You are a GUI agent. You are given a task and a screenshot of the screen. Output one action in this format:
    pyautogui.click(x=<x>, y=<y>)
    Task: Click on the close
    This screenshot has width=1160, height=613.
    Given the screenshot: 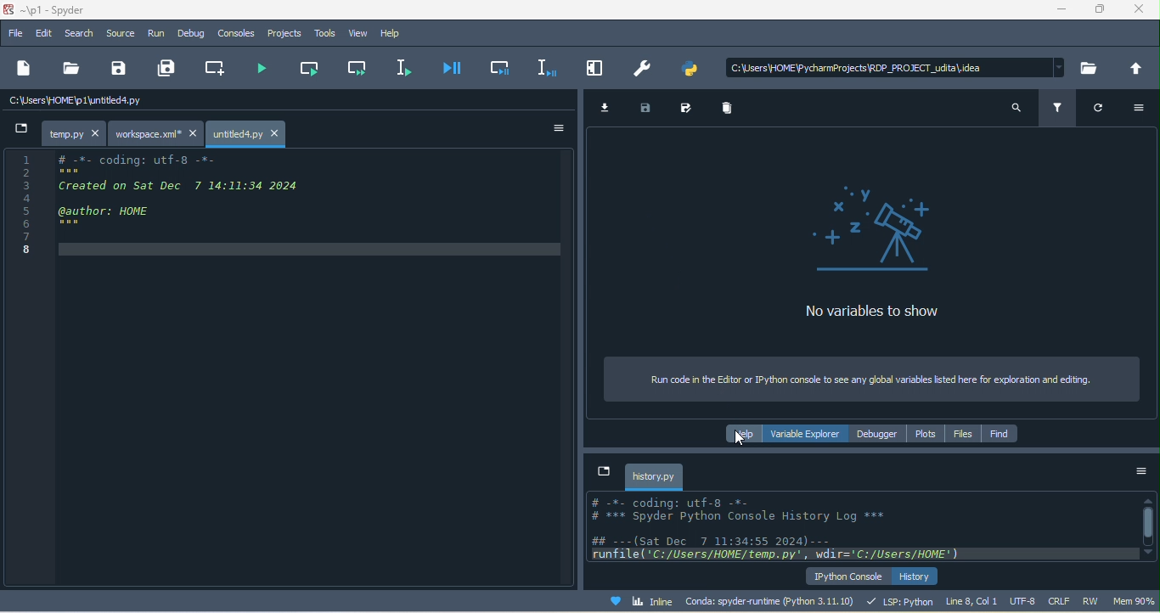 What is the action you would take?
    pyautogui.click(x=1140, y=10)
    